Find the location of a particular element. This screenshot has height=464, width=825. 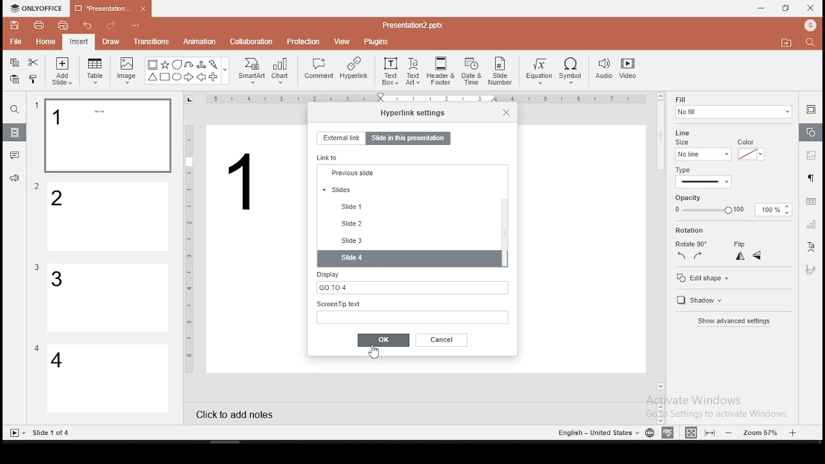

insert is located at coordinates (78, 41).